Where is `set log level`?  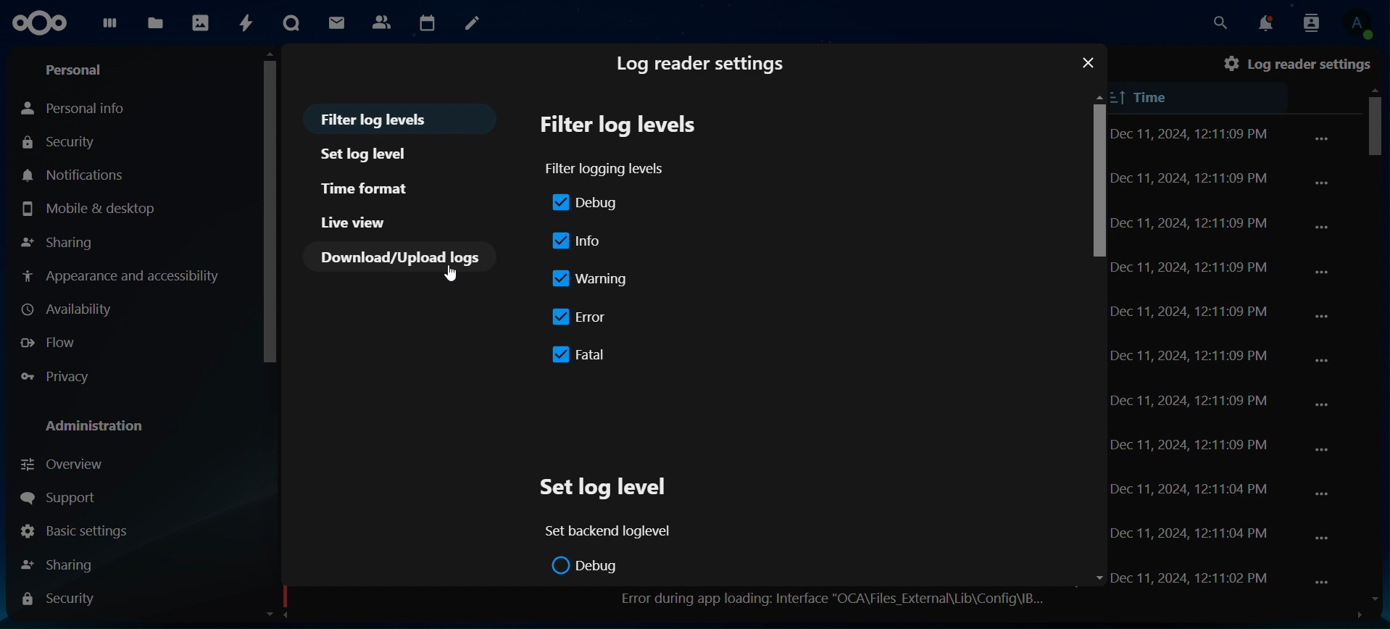
set log level is located at coordinates (376, 154).